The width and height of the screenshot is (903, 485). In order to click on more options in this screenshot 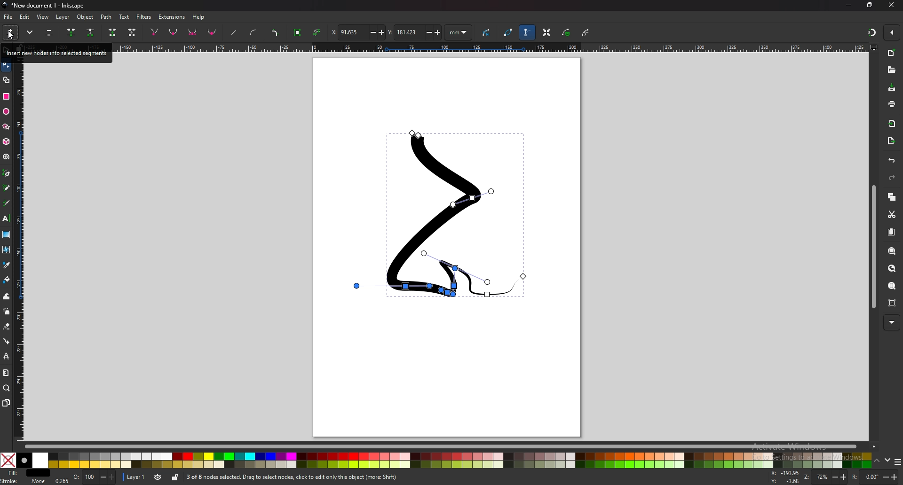, I will do `click(30, 32)`.